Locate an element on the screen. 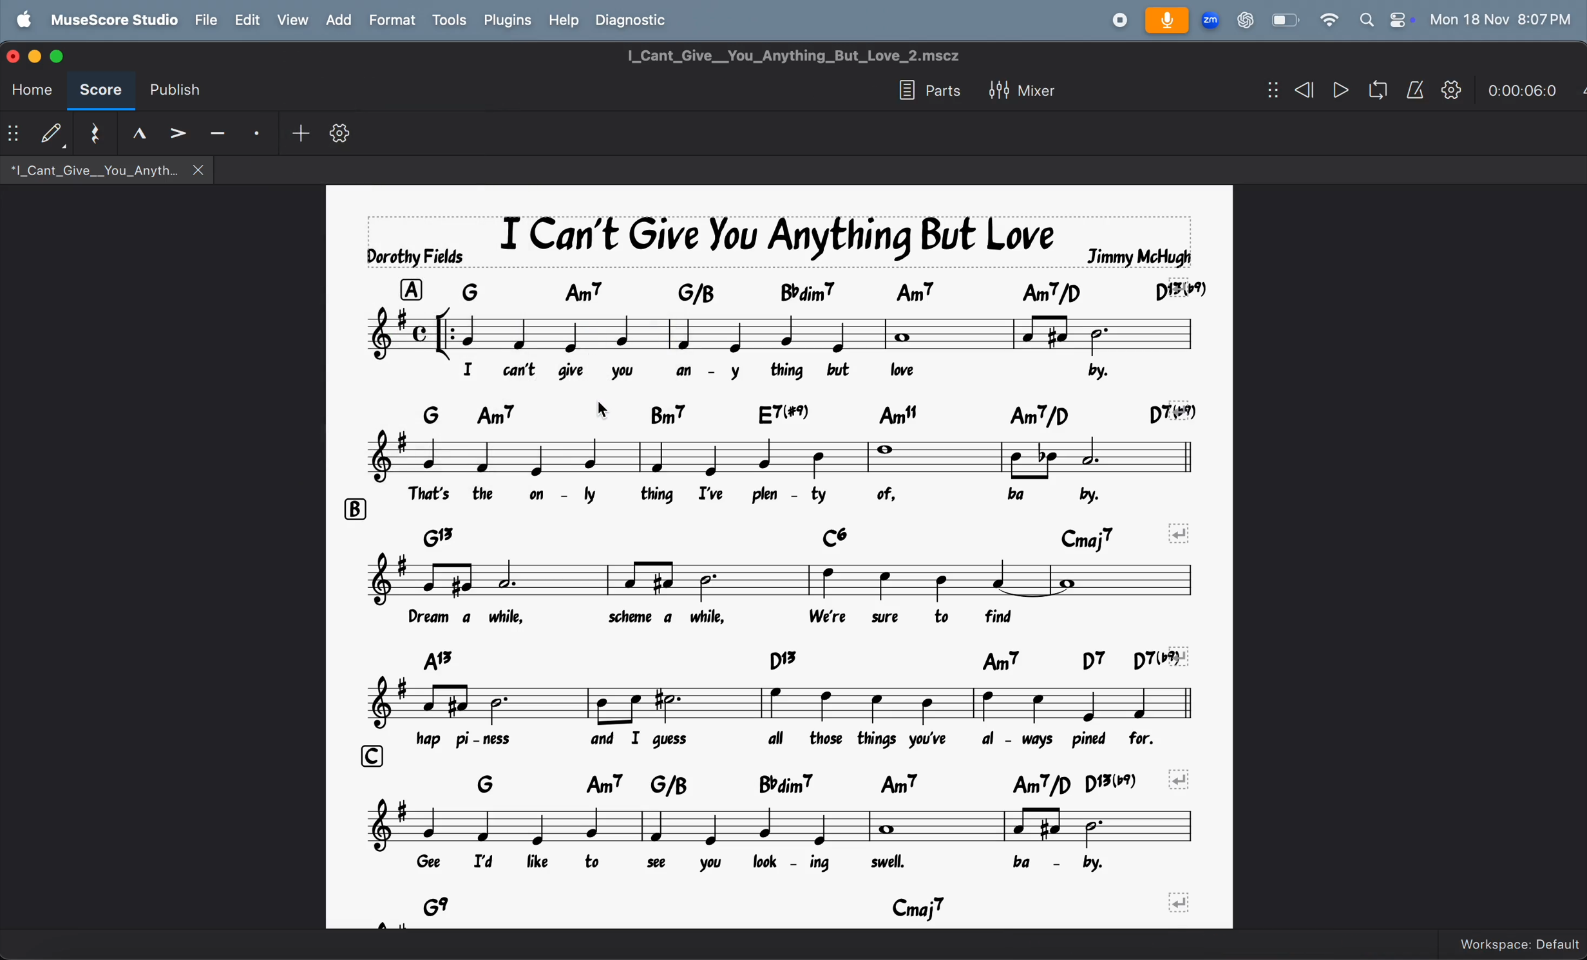 The height and width of the screenshot is (960, 1587). file is located at coordinates (207, 21).